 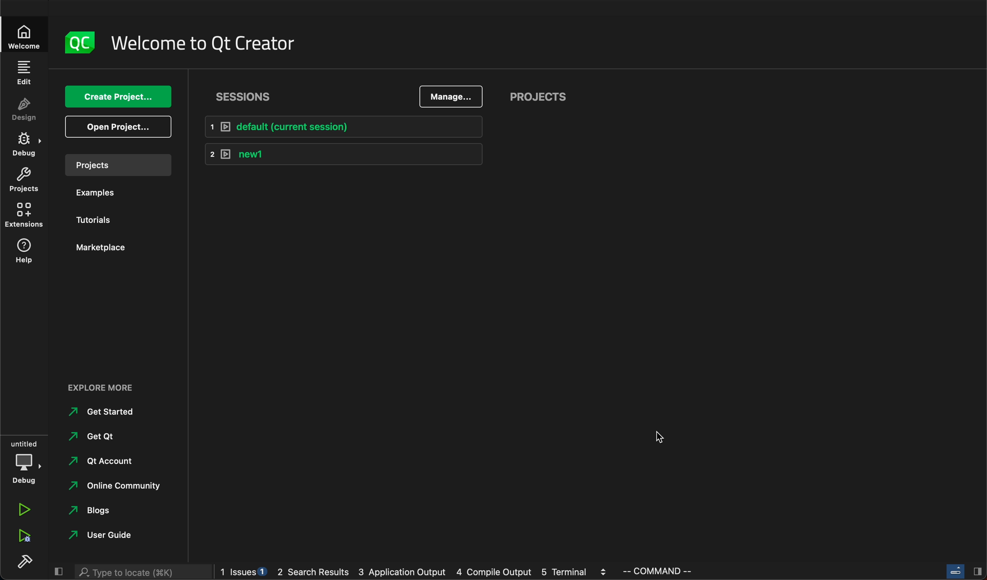 What do you see at coordinates (120, 126) in the screenshot?
I see `open` at bounding box center [120, 126].